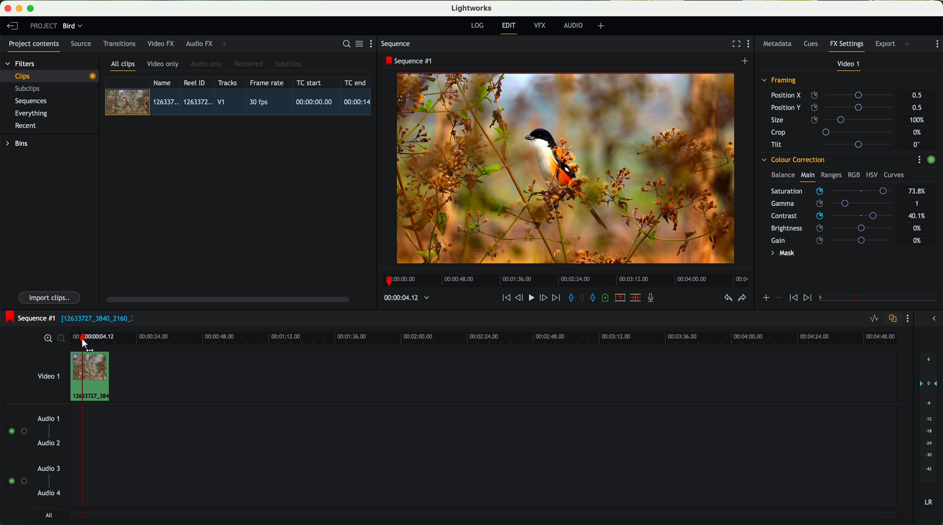  I want to click on audio FX, so click(200, 43).